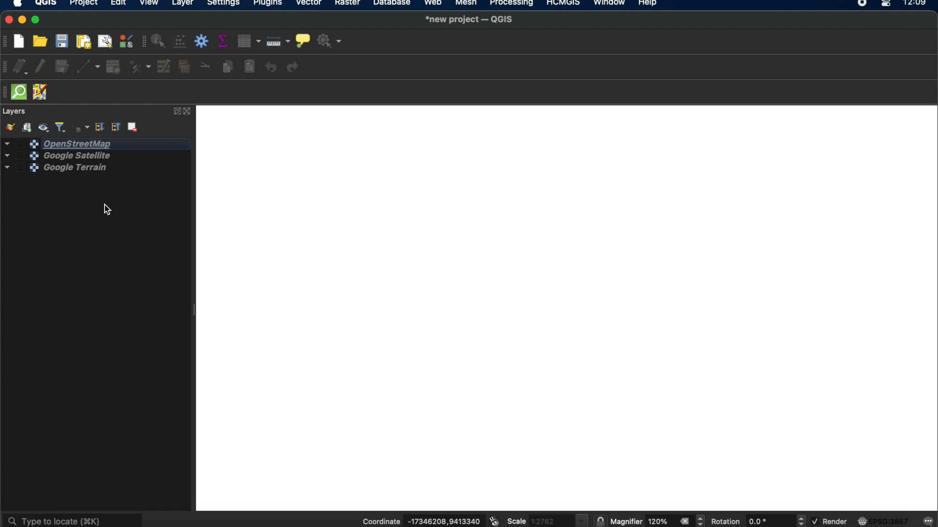  What do you see at coordinates (470, 20) in the screenshot?
I see `*new project-QGIS` at bounding box center [470, 20].